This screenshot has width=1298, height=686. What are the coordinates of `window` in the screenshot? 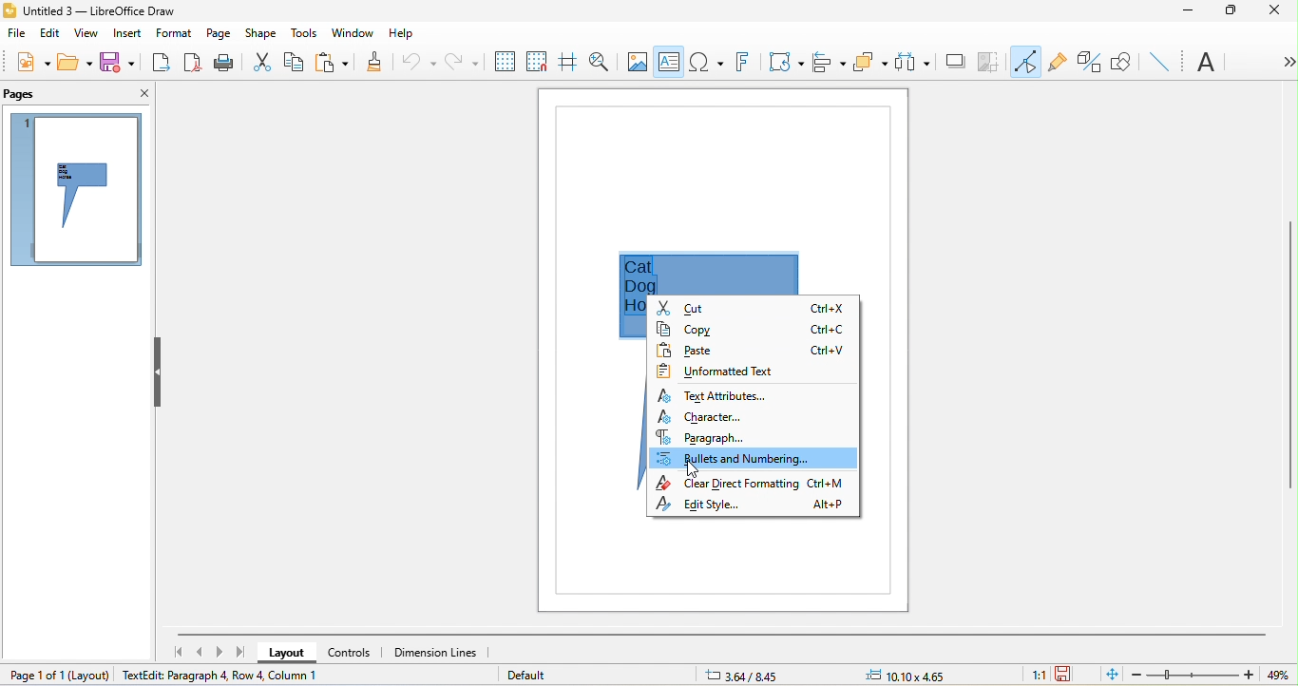 It's located at (356, 32).